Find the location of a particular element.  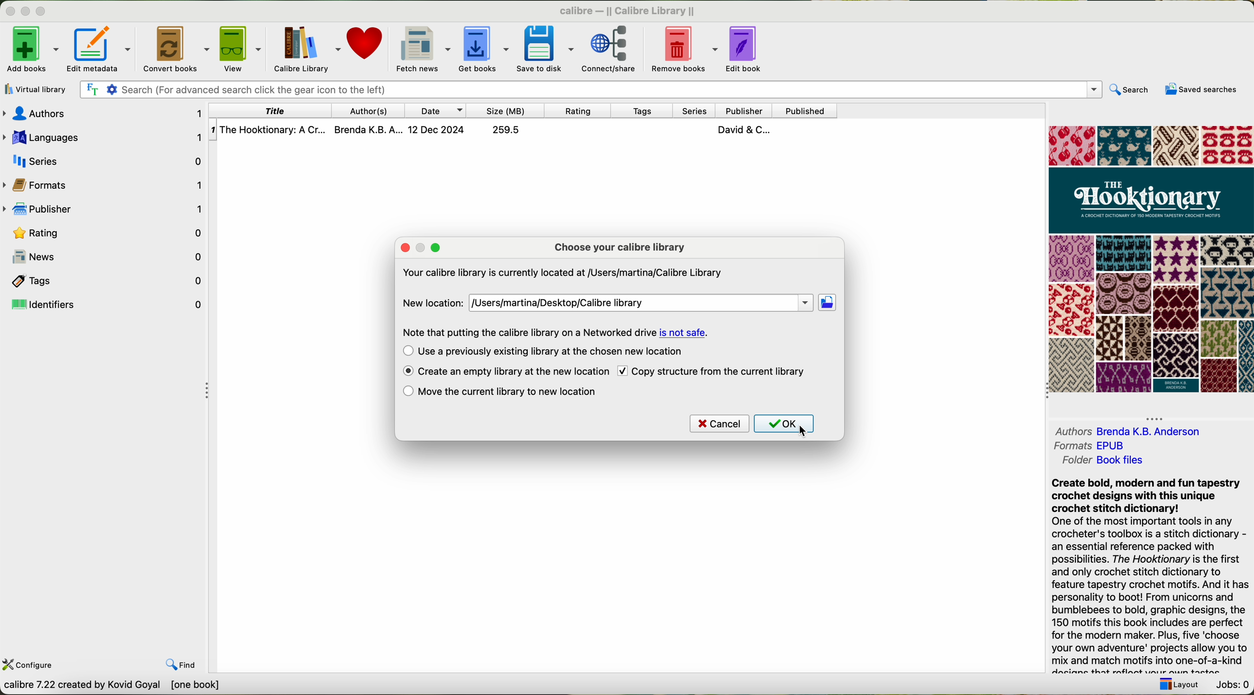

title is located at coordinates (274, 111).